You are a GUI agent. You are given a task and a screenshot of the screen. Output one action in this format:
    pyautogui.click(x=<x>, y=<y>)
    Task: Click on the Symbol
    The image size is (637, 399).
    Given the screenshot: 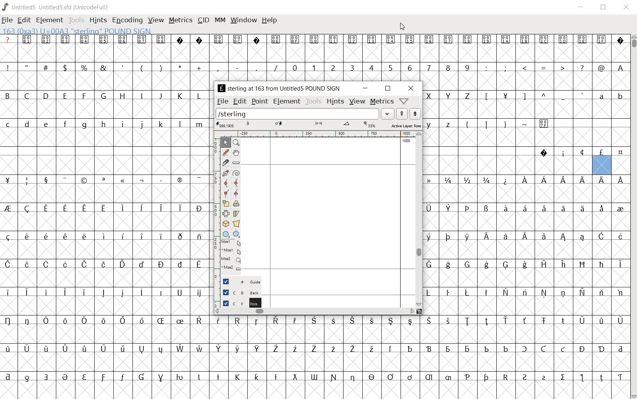 What is the action you would take?
    pyautogui.click(x=9, y=265)
    